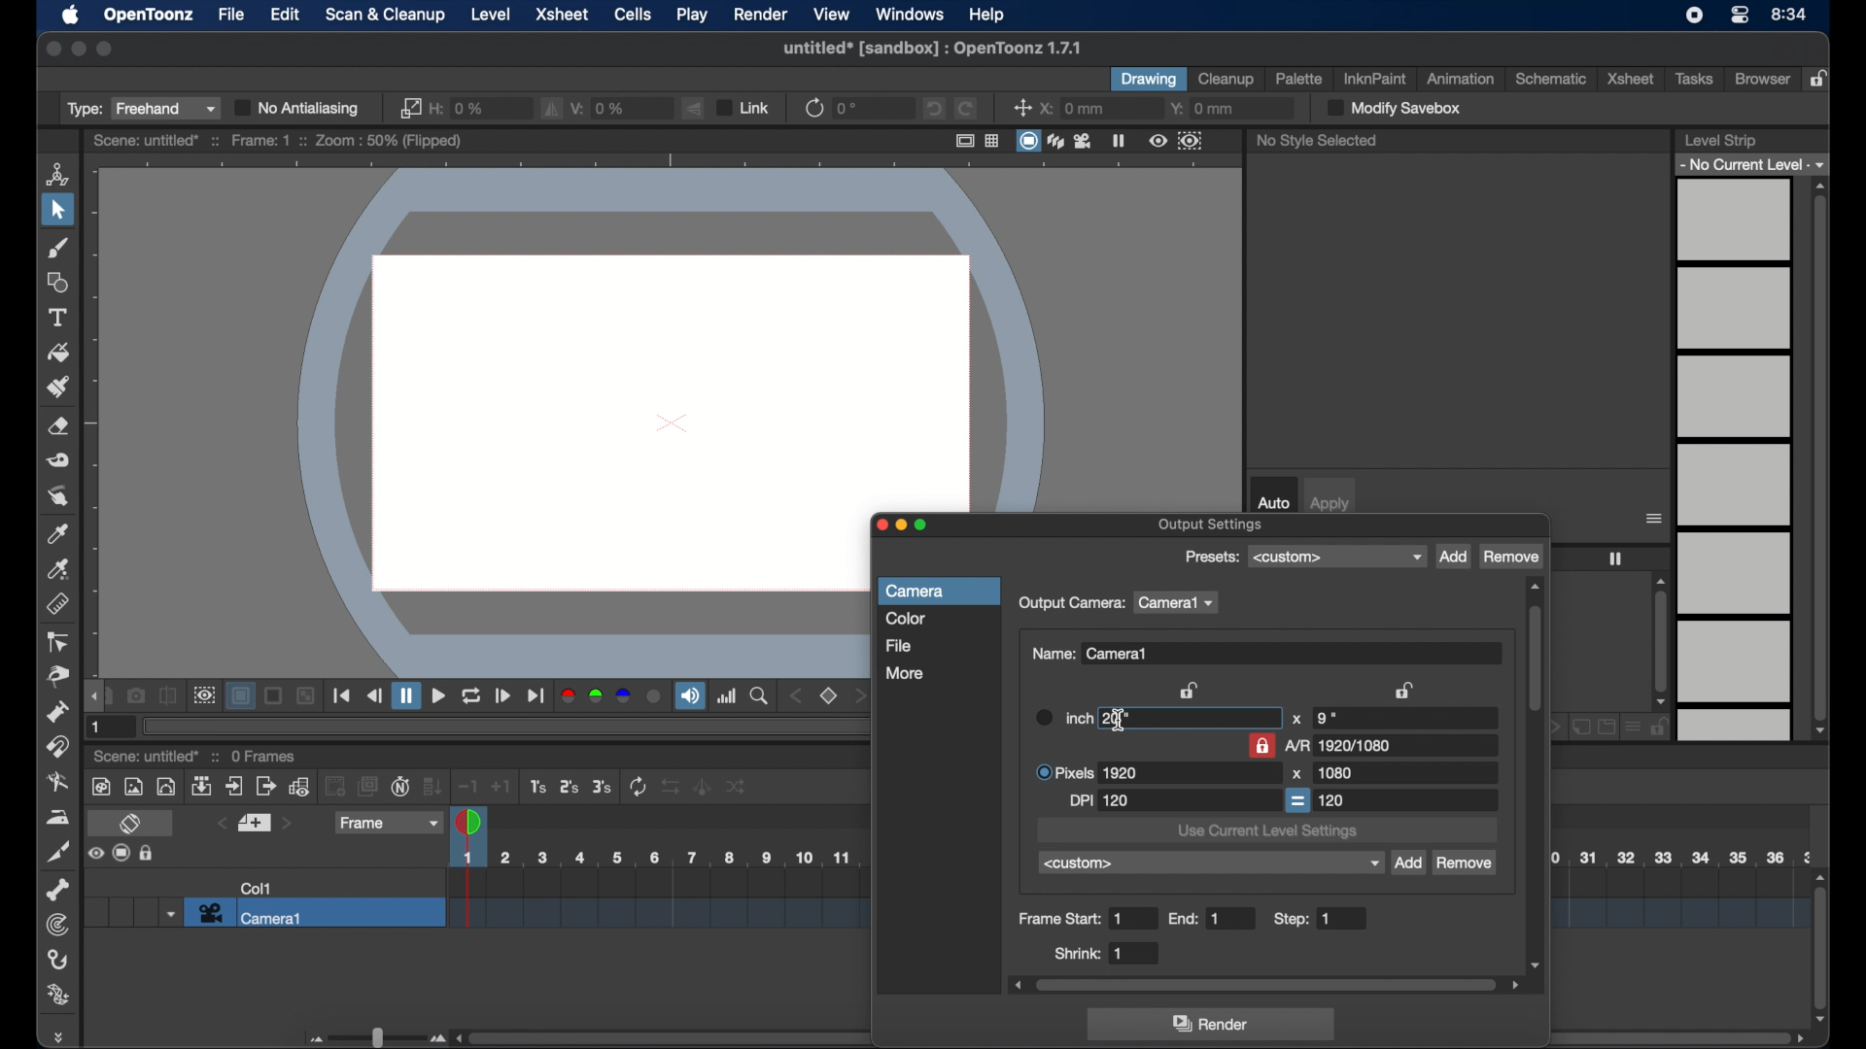 This screenshot has height=1049, width=1866. Describe the element at coordinates (1336, 557) in the screenshot. I see `presets` at that location.